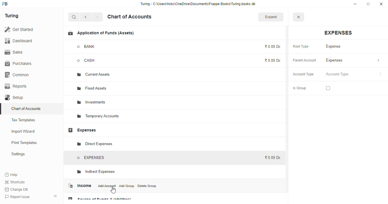  What do you see at coordinates (91, 102) in the screenshot?
I see `investments` at bounding box center [91, 102].